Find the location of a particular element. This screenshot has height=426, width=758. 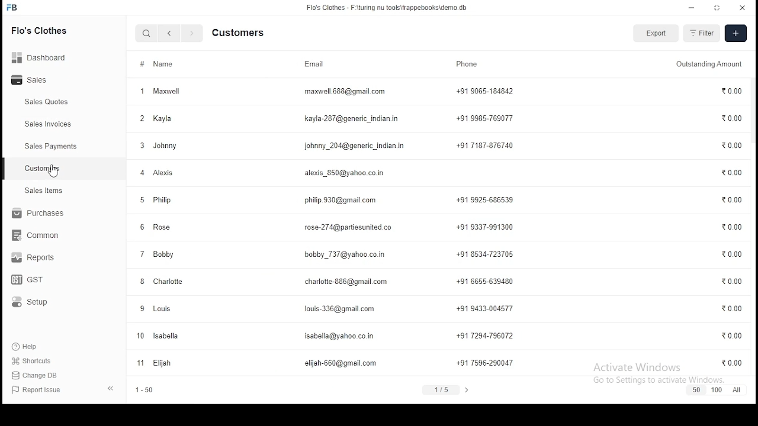

Rose is located at coordinates (163, 227).